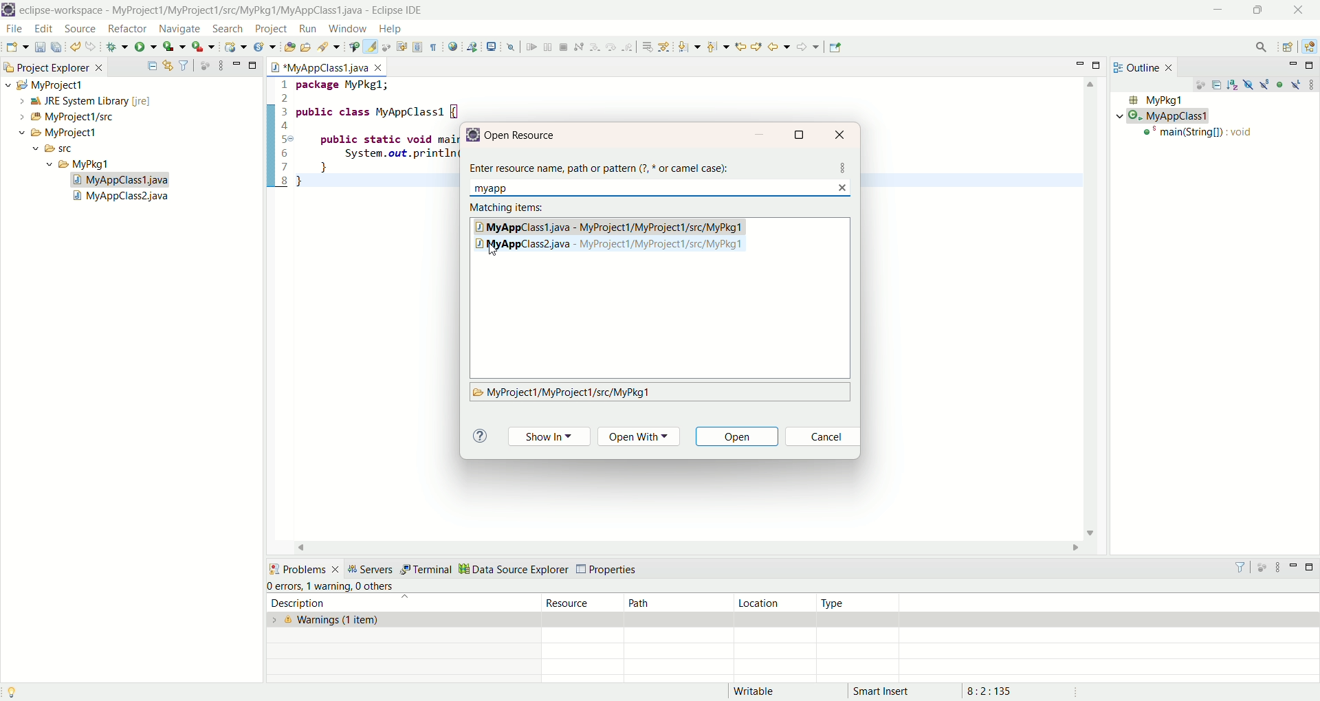 The height and width of the screenshot is (701, 1320). What do you see at coordinates (562, 393) in the screenshot?
I see `file location` at bounding box center [562, 393].